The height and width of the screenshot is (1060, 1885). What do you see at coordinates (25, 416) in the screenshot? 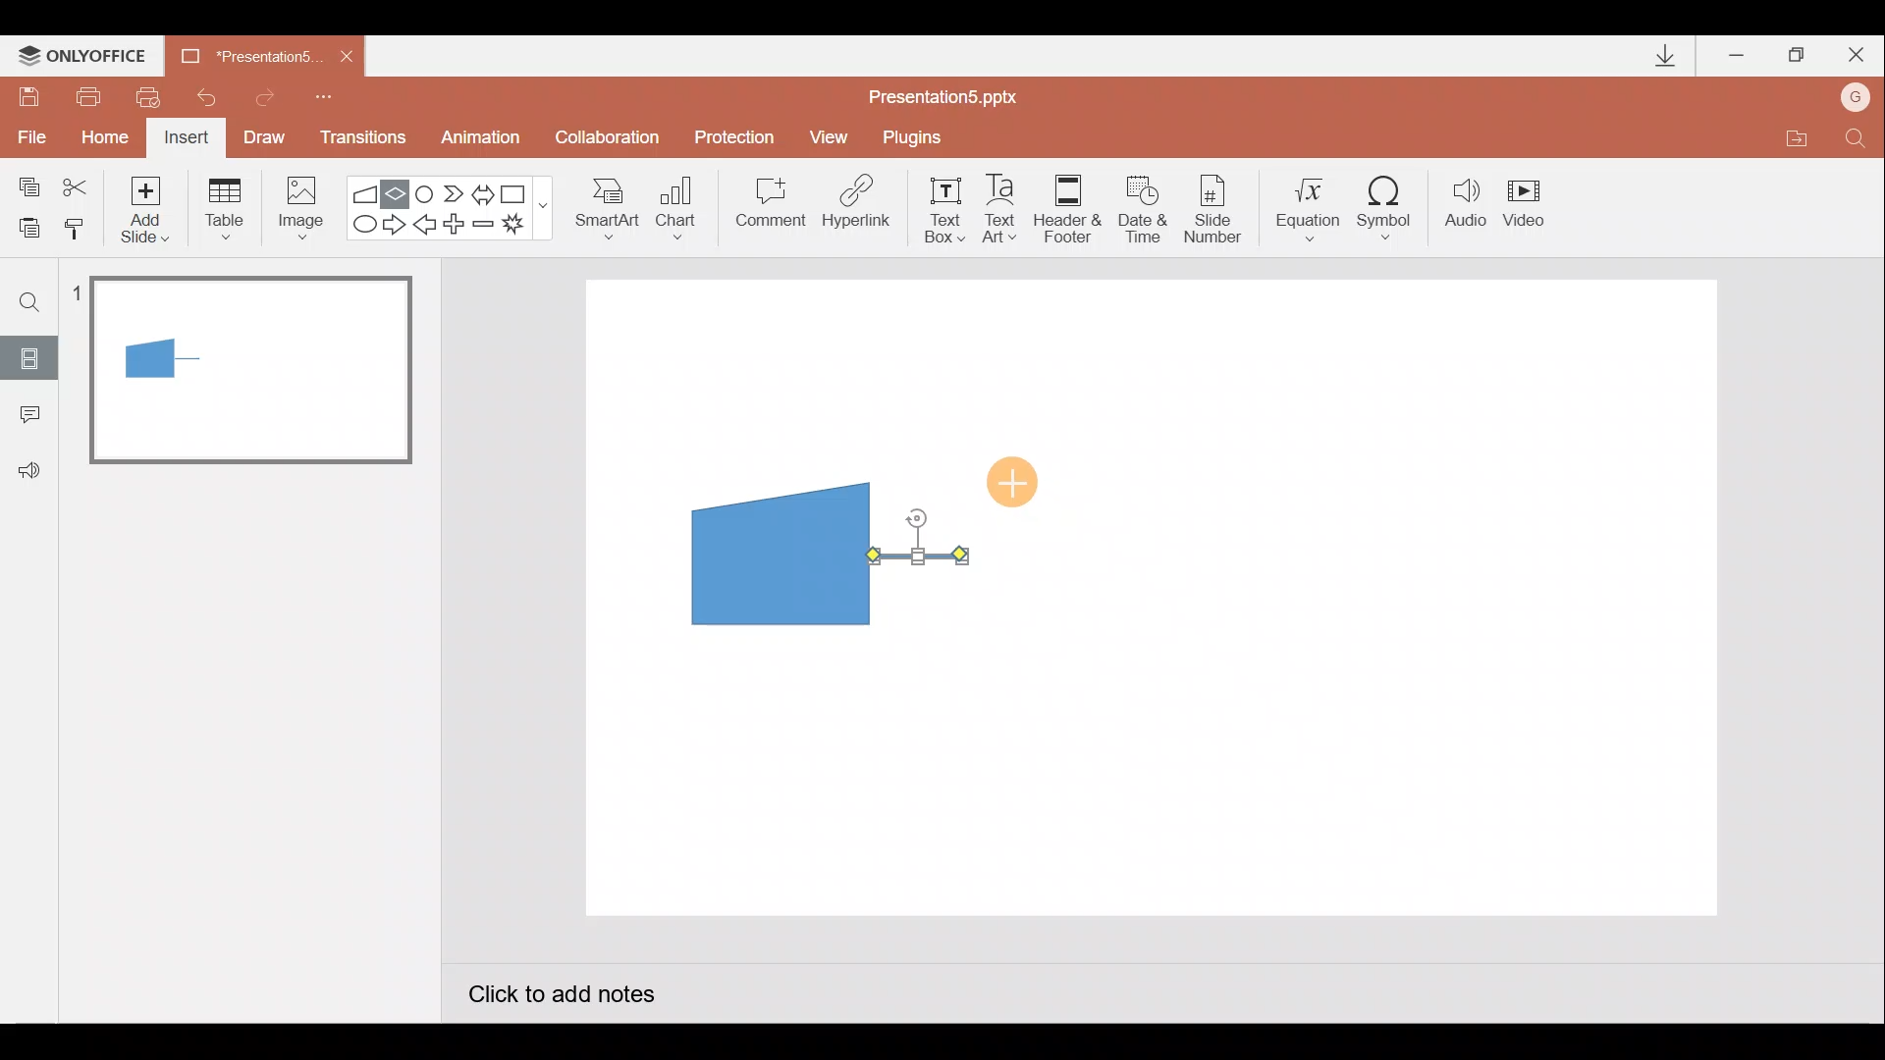
I see `Comments` at bounding box center [25, 416].